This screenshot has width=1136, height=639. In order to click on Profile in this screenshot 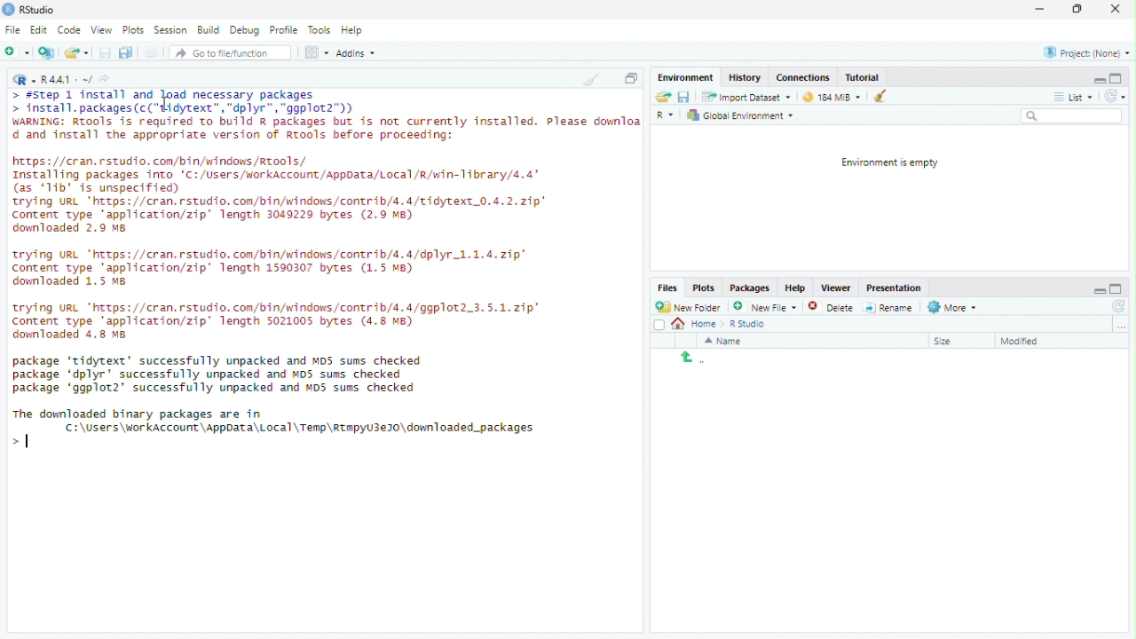, I will do `click(283, 29)`.